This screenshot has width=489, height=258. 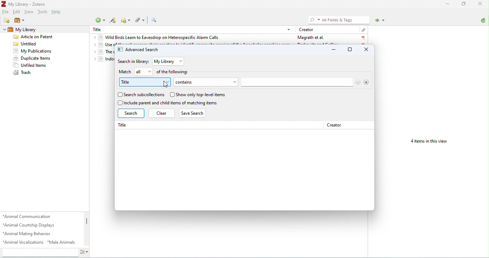 What do you see at coordinates (84, 252) in the screenshot?
I see `actions` at bounding box center [84, 252].